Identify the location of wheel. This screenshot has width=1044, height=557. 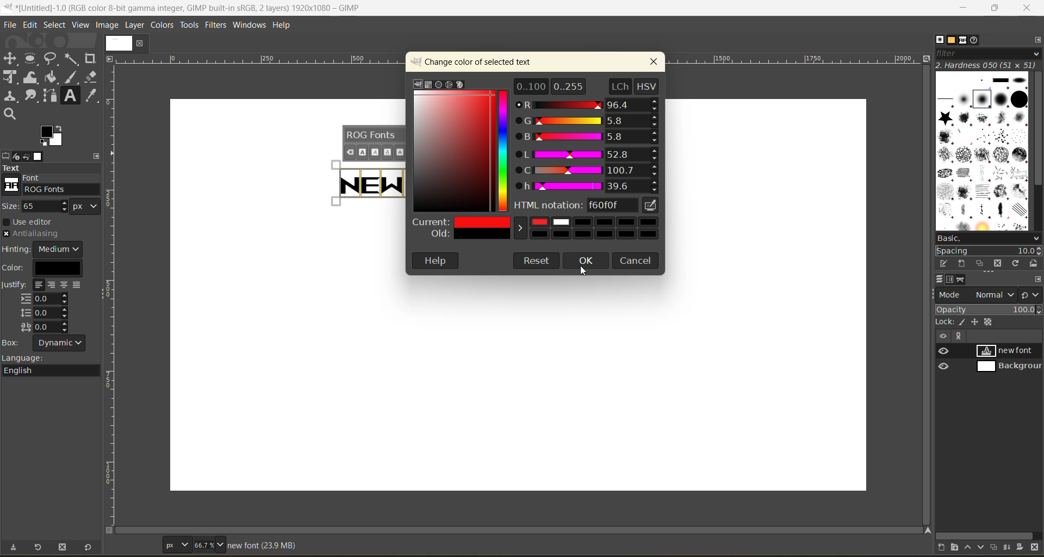
(450, 84).